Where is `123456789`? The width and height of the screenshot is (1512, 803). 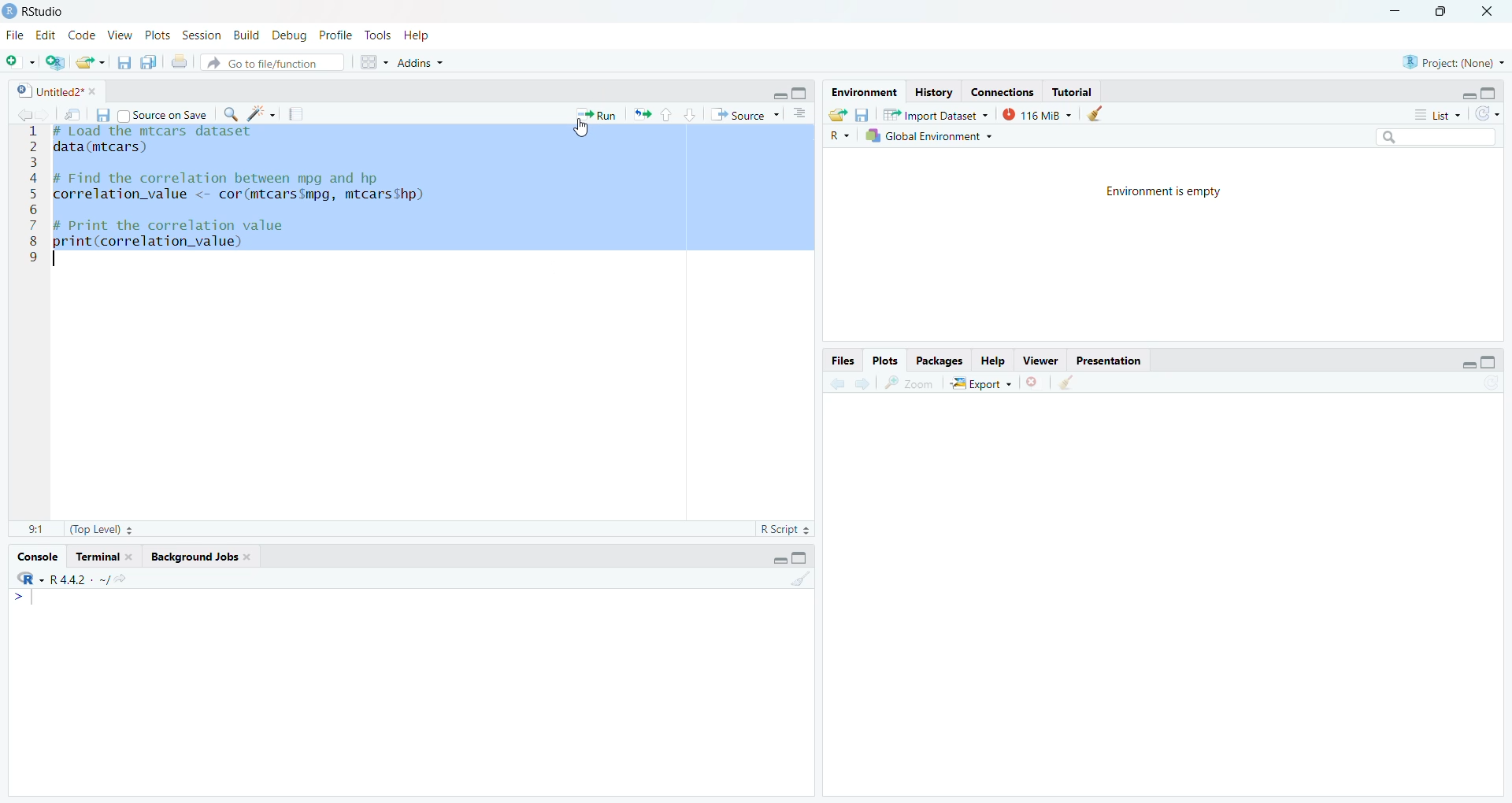 123456789 is located at coordinates (31, 202).